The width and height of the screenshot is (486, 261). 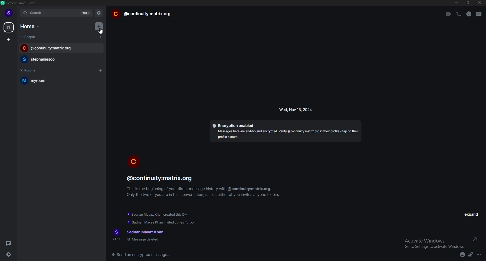 I want to click on message input, so click(x=218, y=254).